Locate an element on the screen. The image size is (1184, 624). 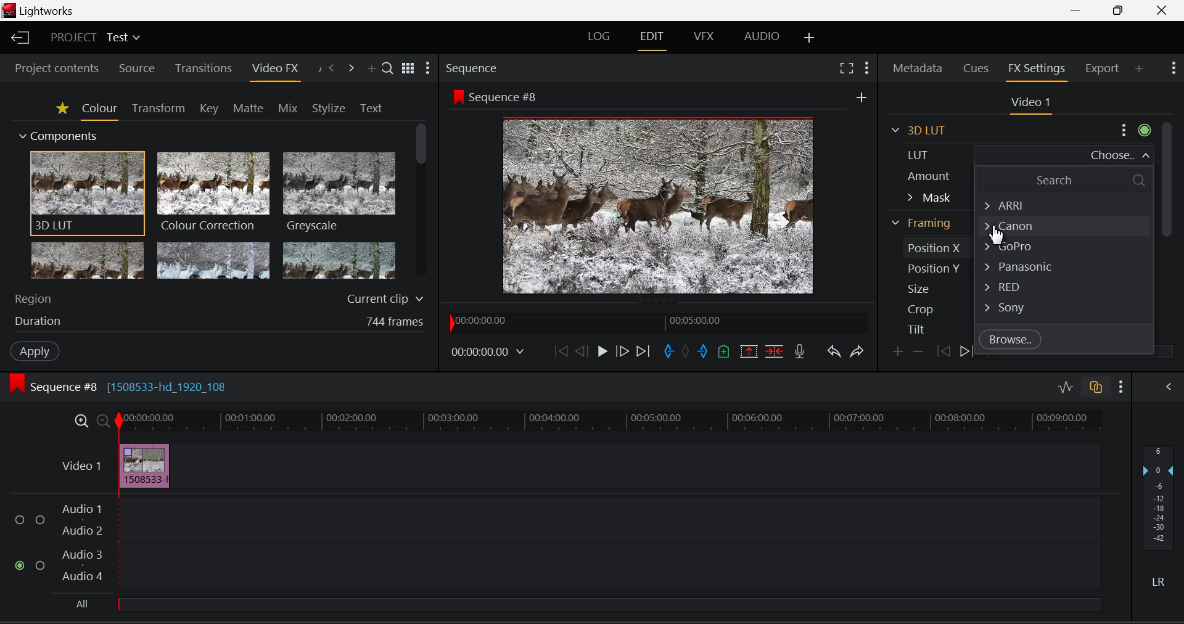
FX Settings is located at coordinates (1035, 72).